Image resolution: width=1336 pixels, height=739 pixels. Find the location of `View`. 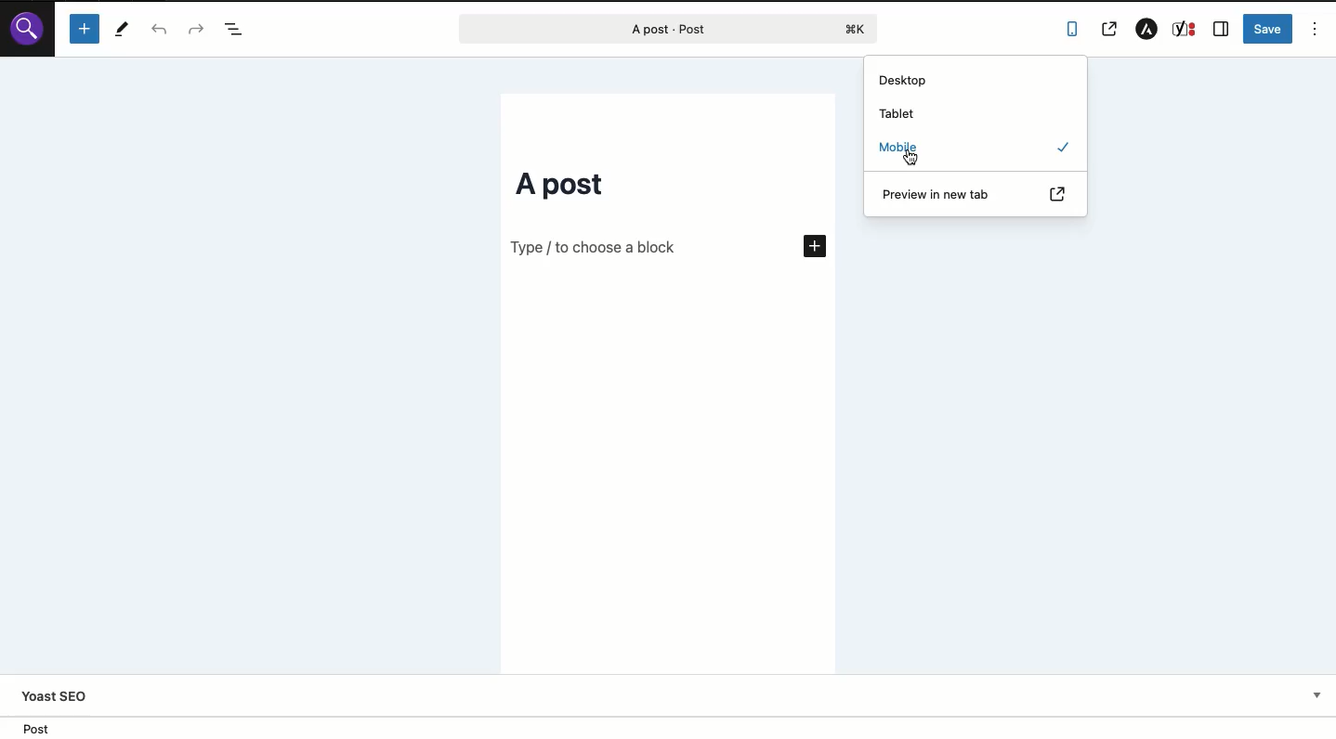

View is located at coordinates (1075, 31).